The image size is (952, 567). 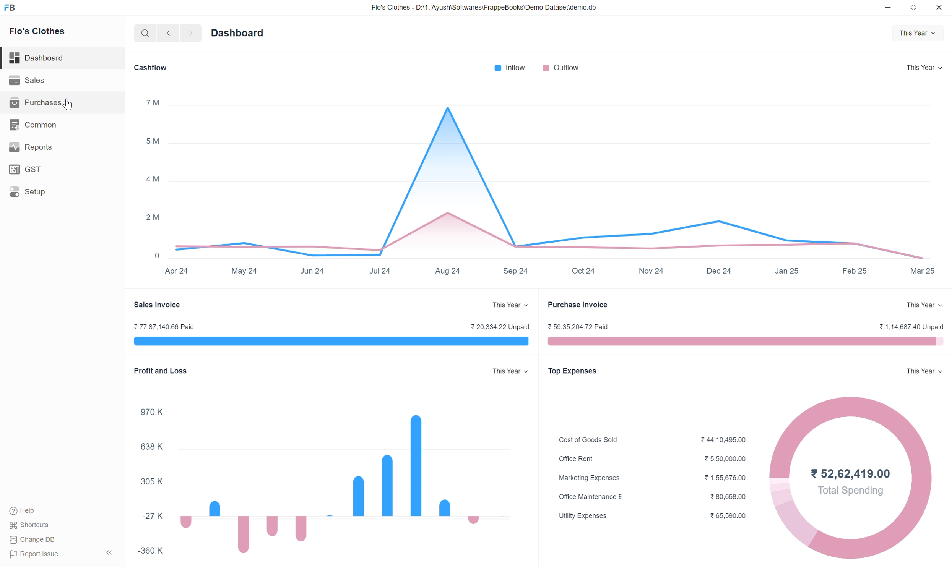 What do you see at coordinates (855, 271) in the screenshot?
I see `feb 25` at bounding box center [855, 271].